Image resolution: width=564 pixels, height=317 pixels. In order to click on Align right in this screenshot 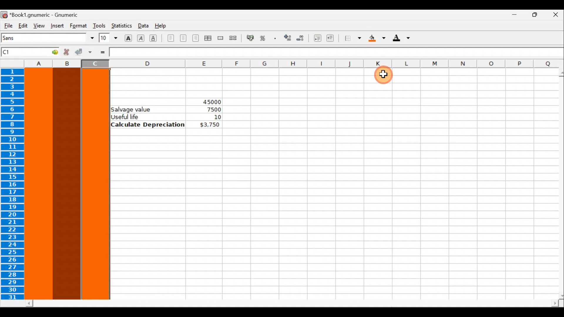, I will do `click(195, 38)`.